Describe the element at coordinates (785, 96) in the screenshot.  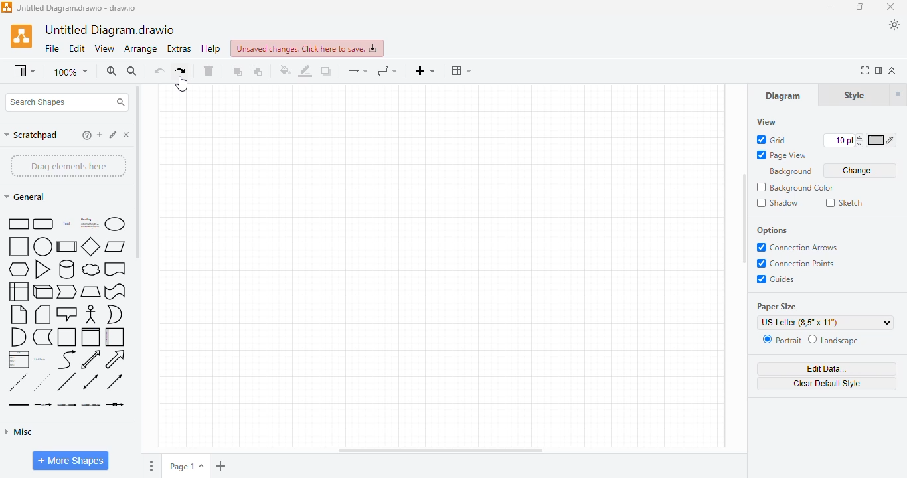
I see `diagram` at that location.